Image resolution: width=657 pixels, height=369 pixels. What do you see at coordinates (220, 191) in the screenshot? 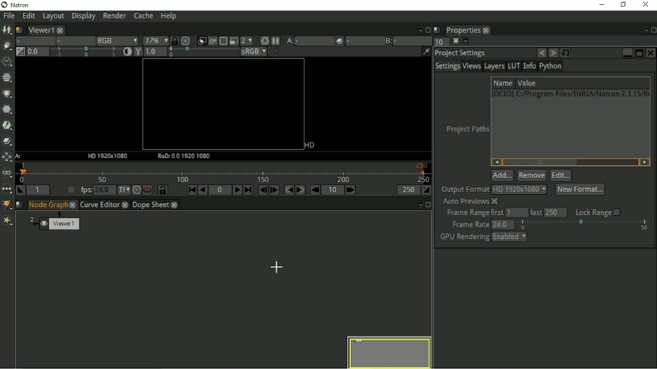
I see `Current frame` at bounding box center [220, 191].